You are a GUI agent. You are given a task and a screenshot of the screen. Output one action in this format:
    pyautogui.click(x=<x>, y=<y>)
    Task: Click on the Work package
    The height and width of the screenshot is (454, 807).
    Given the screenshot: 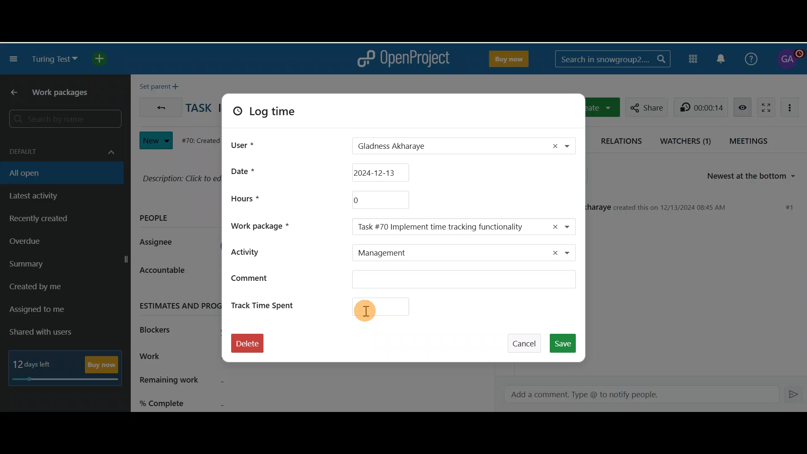 What is the action you would take?
    pyautogui.click(x=266, y=225)
    